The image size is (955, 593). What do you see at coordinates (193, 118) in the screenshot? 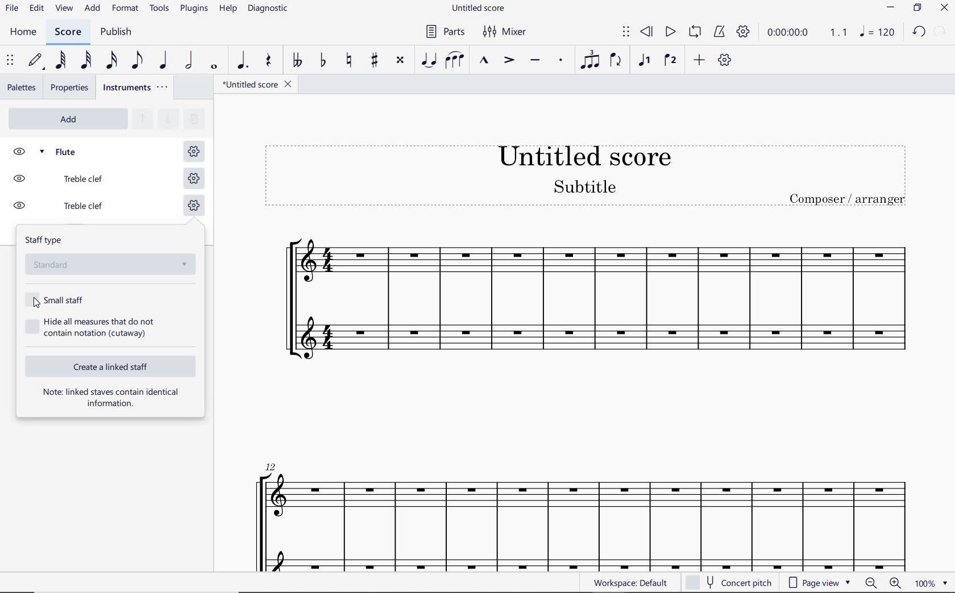
I see `REMOVE SELECTED INSTRUMENTS` at bounding box center [193, 118].